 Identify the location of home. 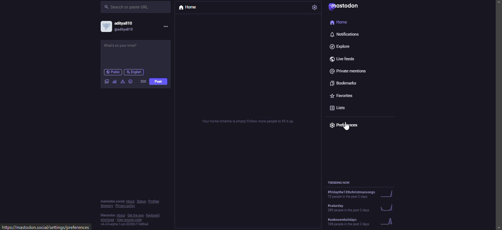
(191, 8).